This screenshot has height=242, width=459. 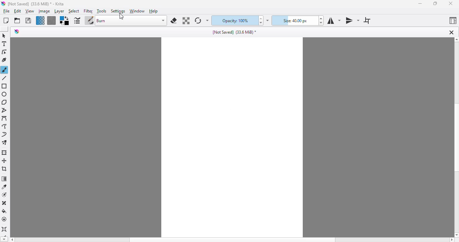 I want to click on text tool, so click(x=4, y=44).